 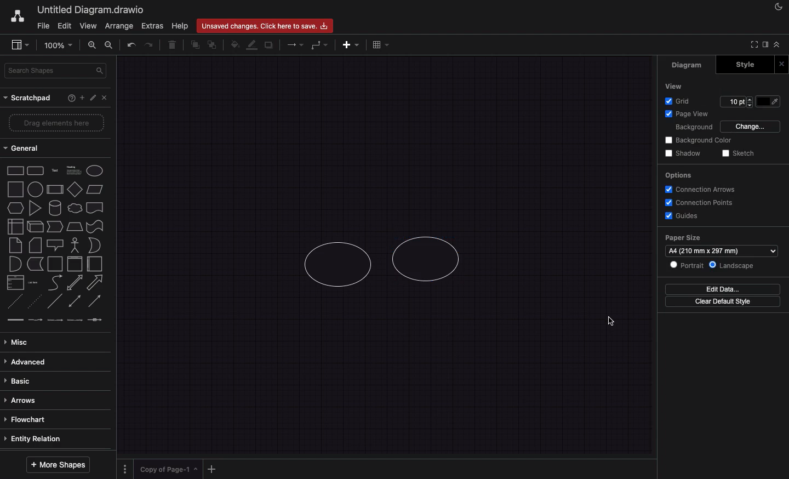 What do you see at coordinates (694, 128) in the screenshot?
I see `background` at bounding box center [694, 128].